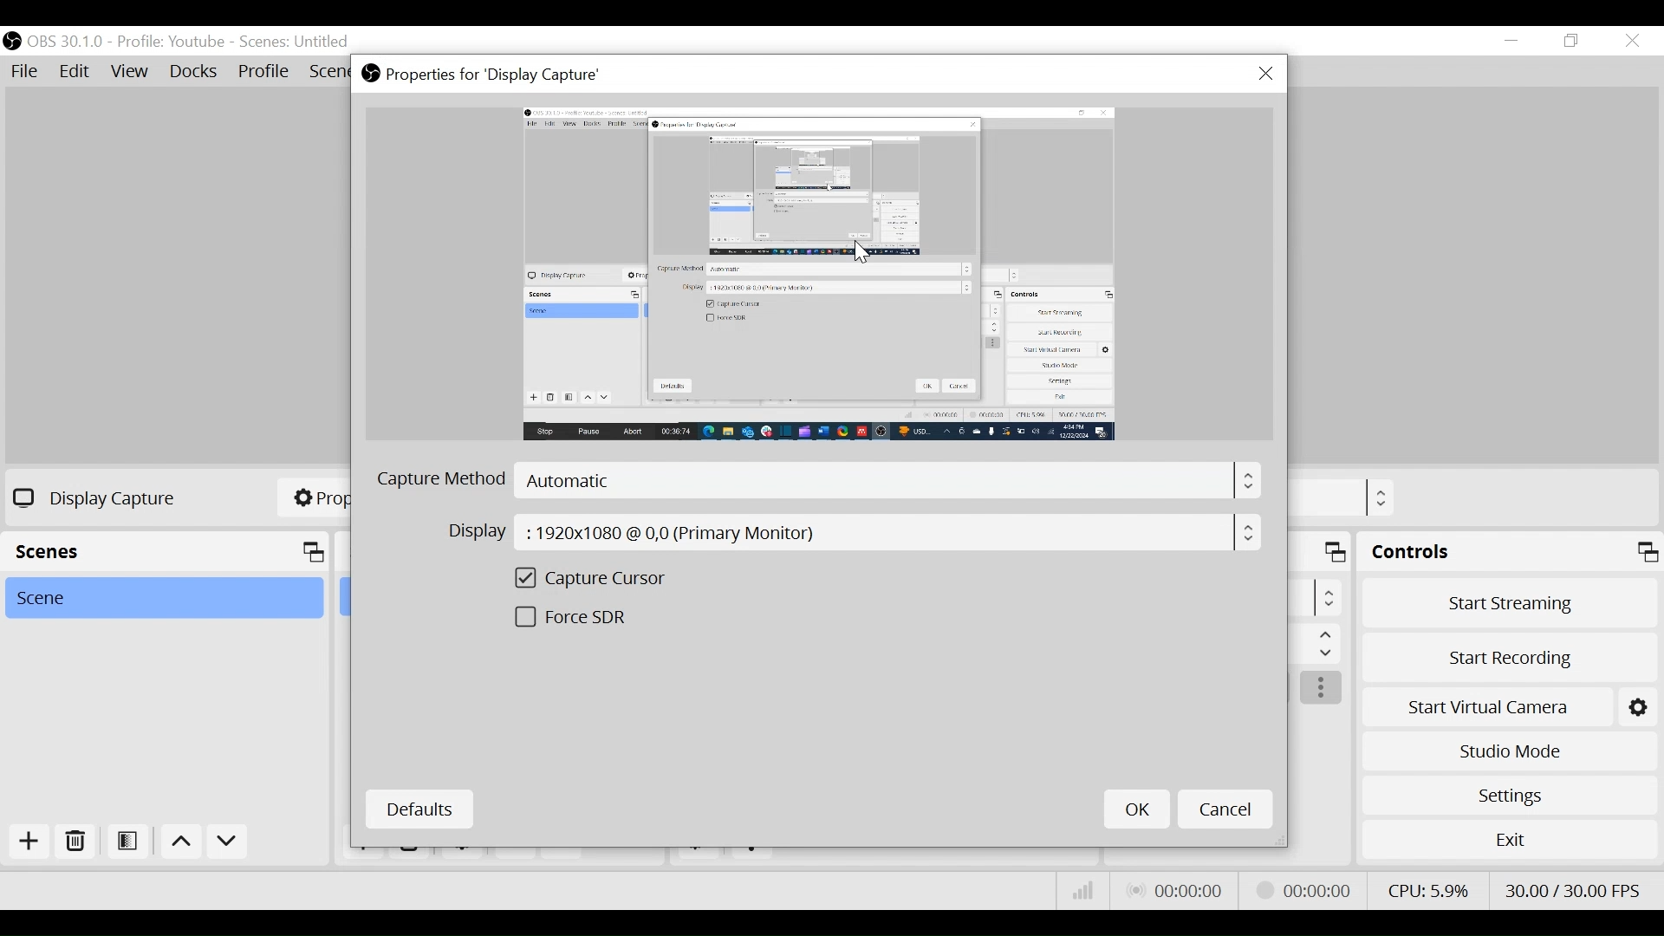 The image size is (1664, 936). Describe the element at coordinates (74, 842) in the screenshot. I see `Delete` at that location.